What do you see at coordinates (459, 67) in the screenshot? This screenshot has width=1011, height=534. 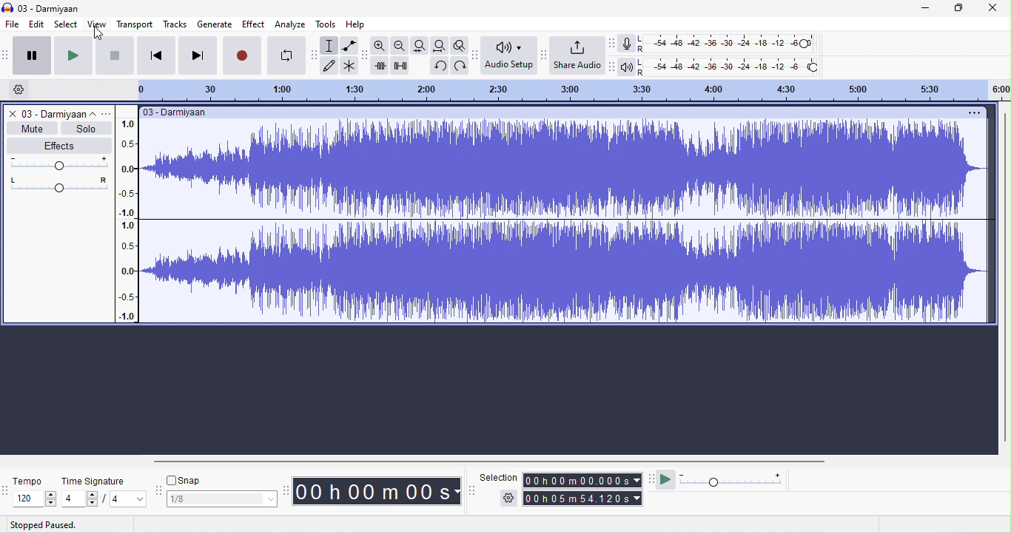 I see `undo` at bounding box center [459, 67].